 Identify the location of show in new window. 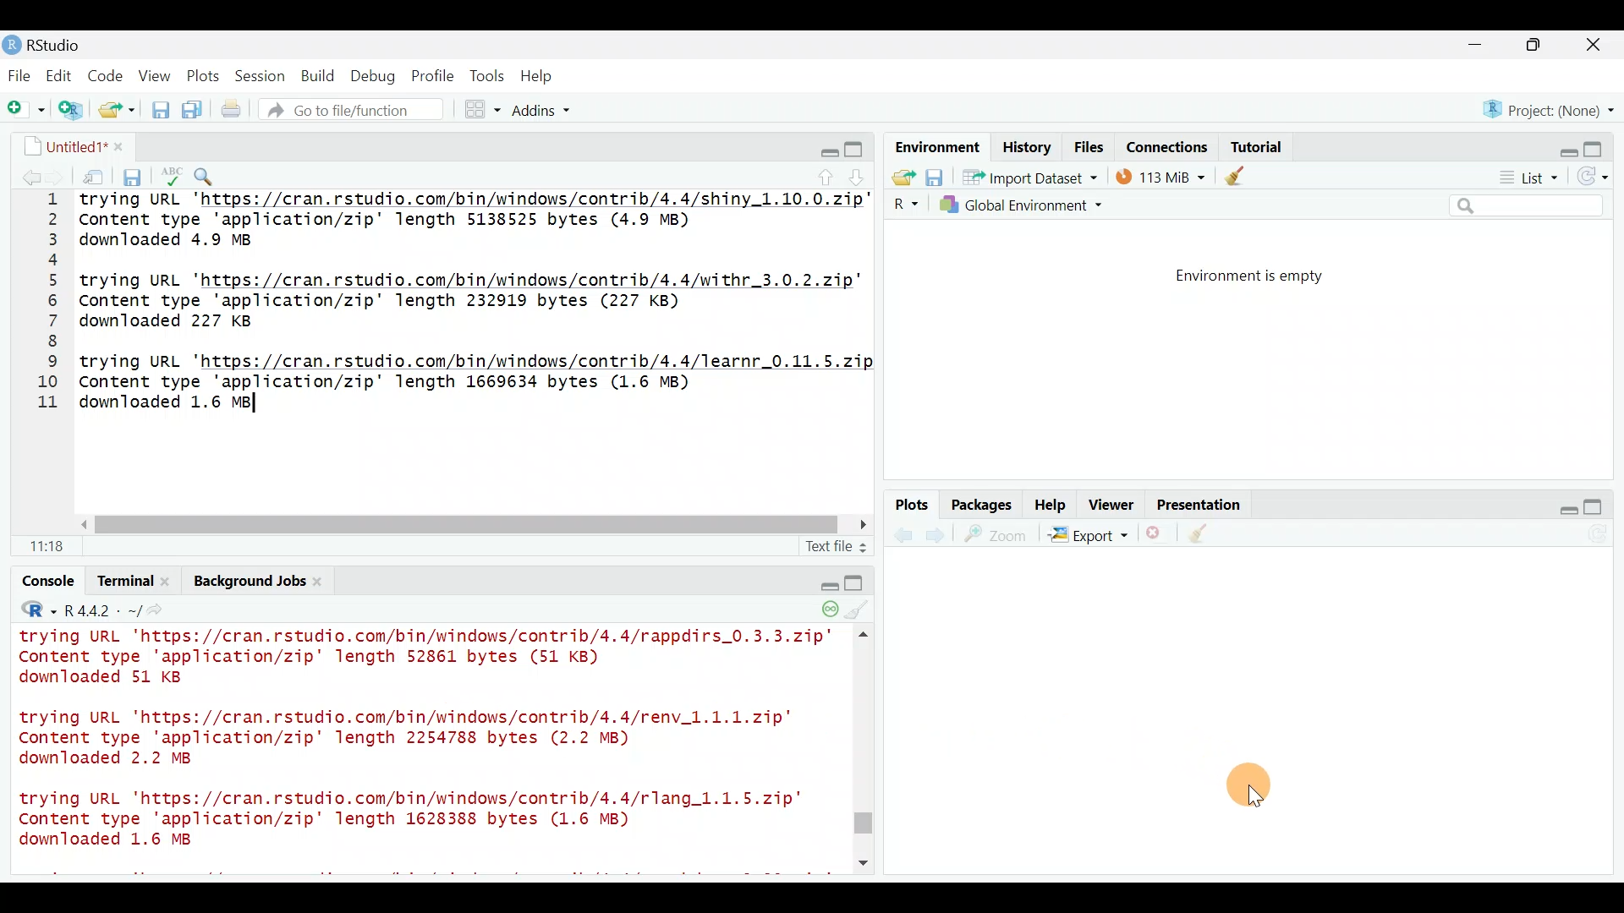
(95, 174).